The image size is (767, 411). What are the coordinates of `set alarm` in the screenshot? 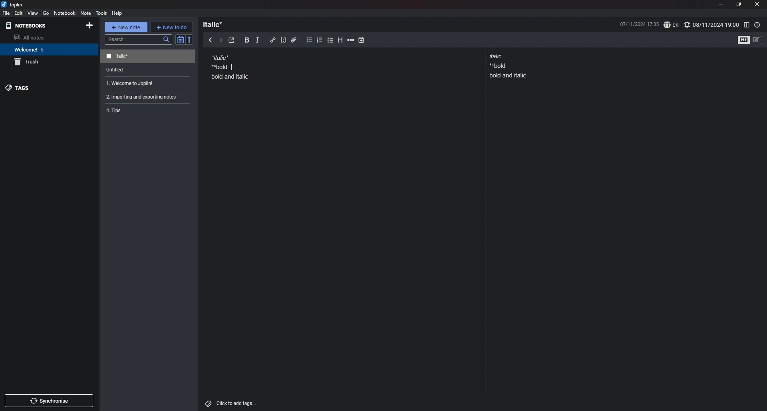 It's located at (711, 24).